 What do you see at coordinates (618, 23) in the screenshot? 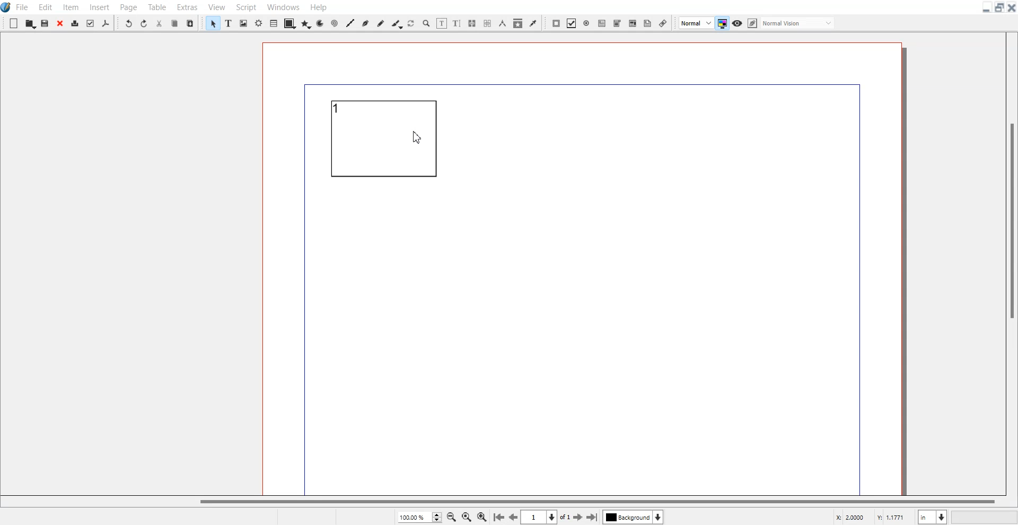
I see `PDF Combo Box` at bounding box center [618, 23].